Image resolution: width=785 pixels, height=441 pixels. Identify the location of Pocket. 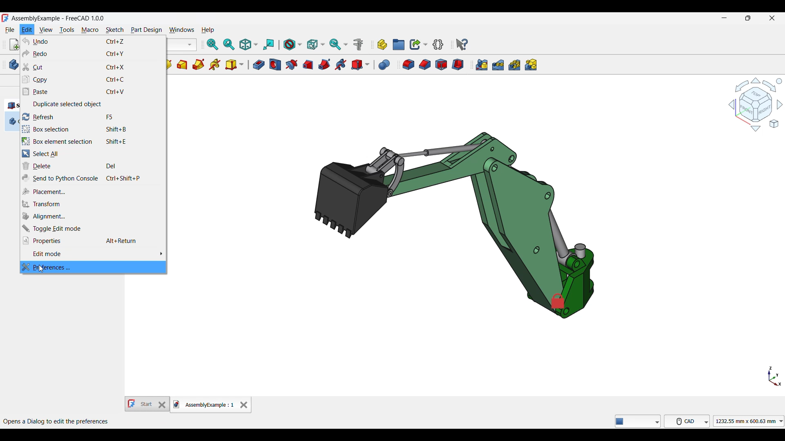
(258, 65).